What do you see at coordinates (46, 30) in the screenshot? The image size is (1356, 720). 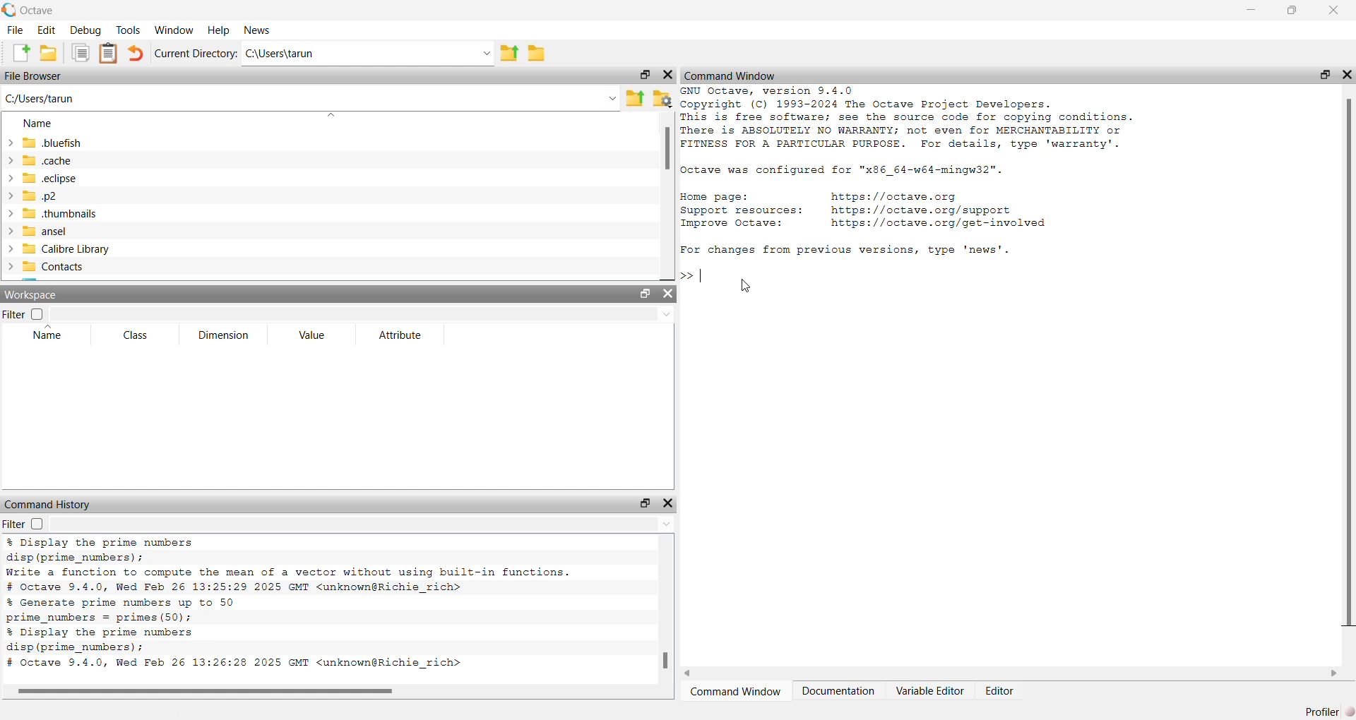 I see `Edit` at bounding box center [46, 30].